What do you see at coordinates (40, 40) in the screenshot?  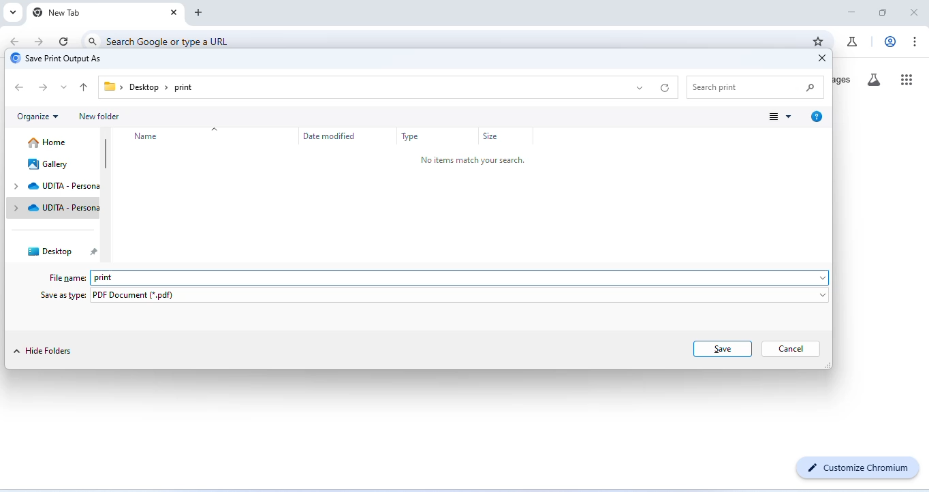 I see `go forward` at bounding box center [40, 40].